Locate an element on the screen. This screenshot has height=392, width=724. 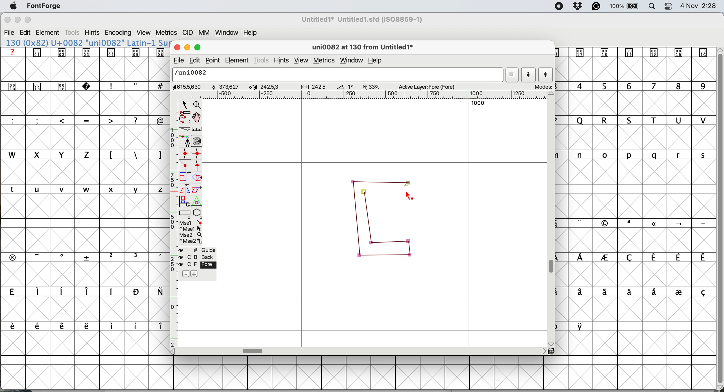
corner point connected is located at coordinates (396, 242).